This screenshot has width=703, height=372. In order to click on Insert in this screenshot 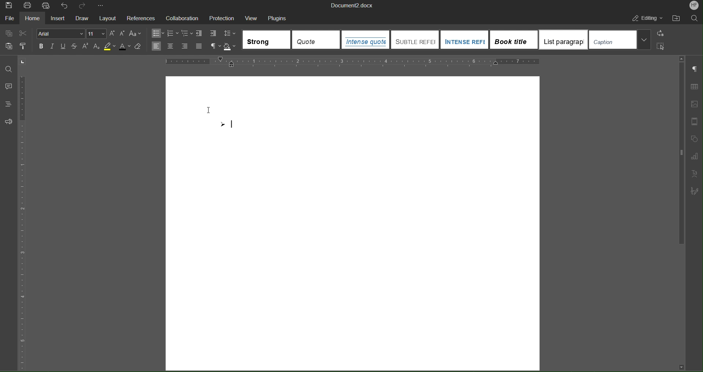, I will do `click(58, 19)`.